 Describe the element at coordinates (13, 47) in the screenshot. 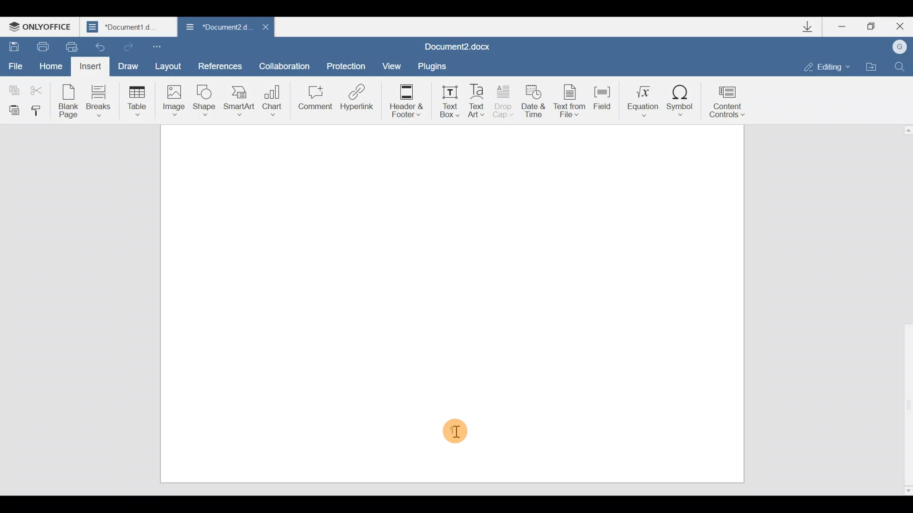

I see `Save` at that location.